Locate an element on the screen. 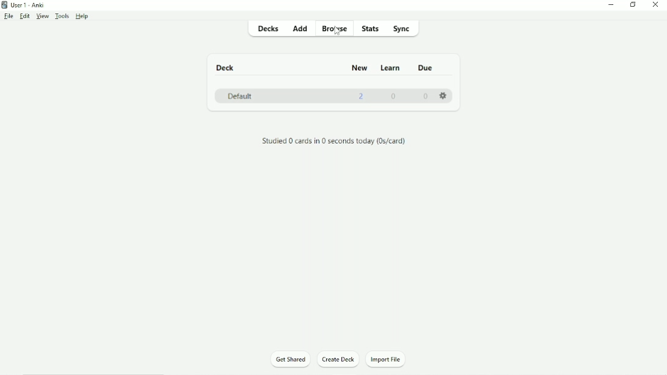 Image resolution: width=667 pixels, height=375 pixels. Stats is located at coordinates (372, 28).